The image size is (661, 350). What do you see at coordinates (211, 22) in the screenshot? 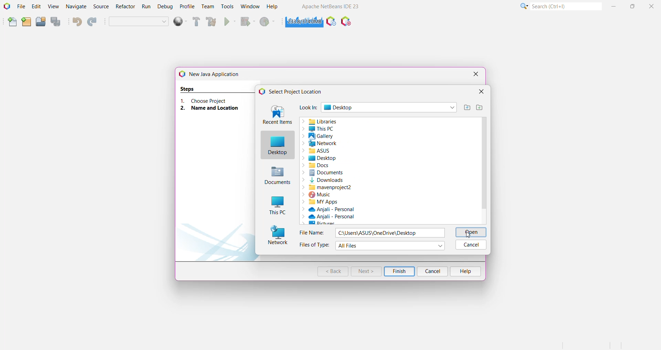
I see `Clean and Build Project` at bounding box center [211, 22].